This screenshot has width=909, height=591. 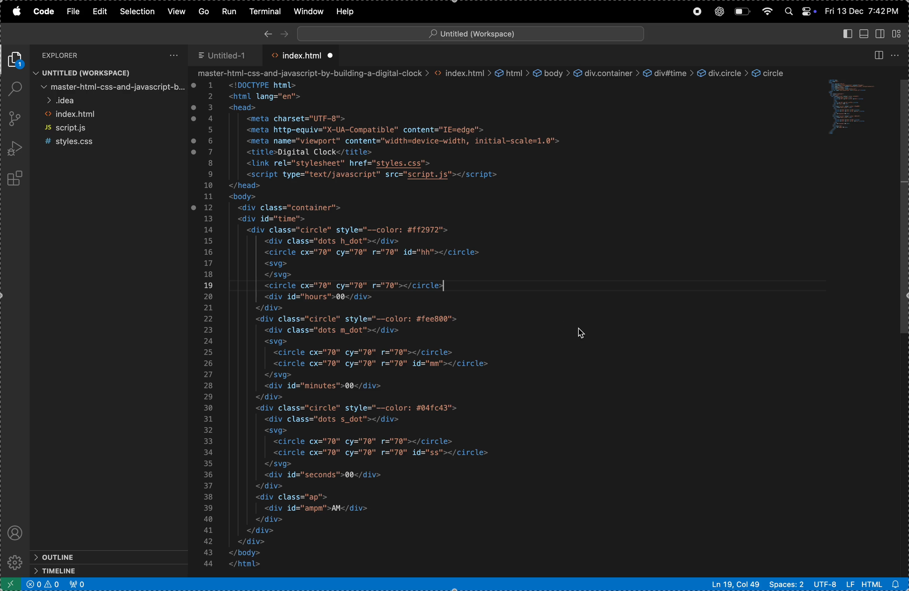 I want to click on toggle primary side bar, so click(x=847, y=34).